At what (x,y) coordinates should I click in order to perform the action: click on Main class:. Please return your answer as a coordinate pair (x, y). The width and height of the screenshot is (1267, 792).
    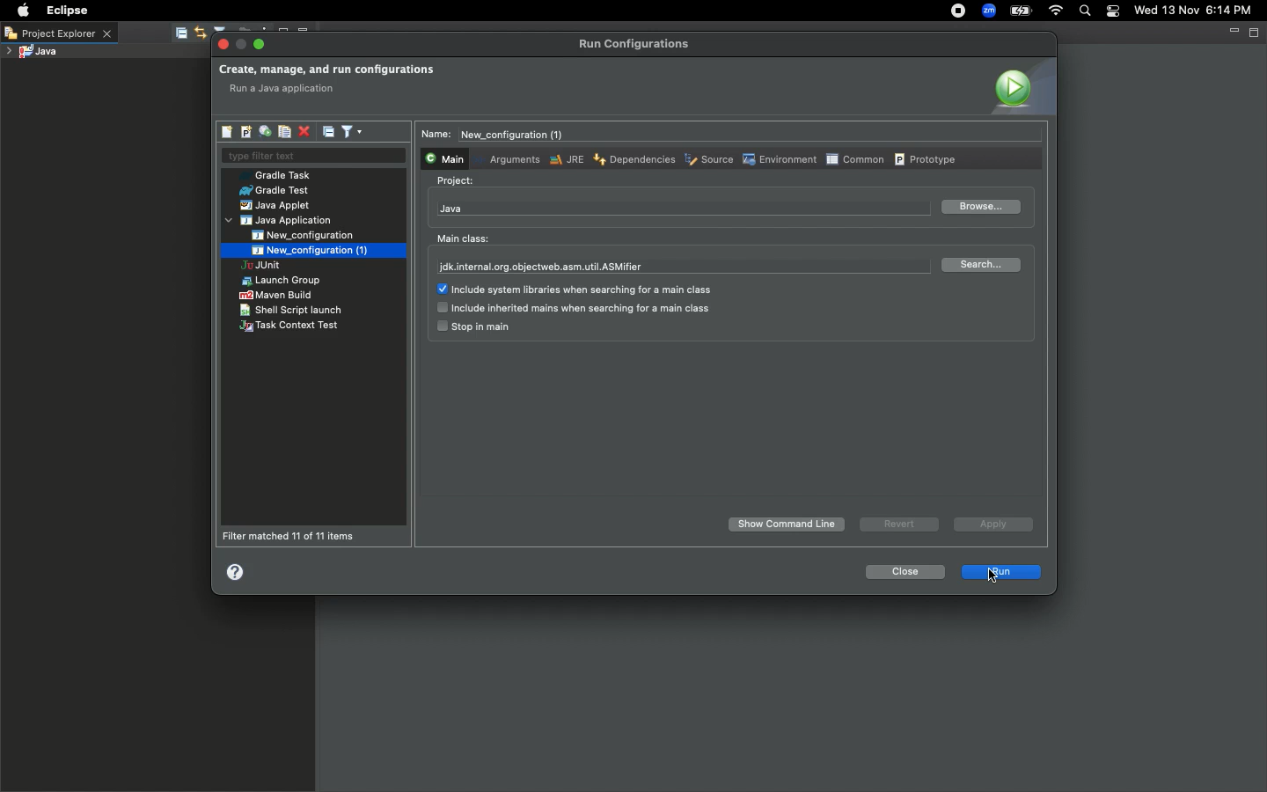
    Looking at the image, I should click on (463, 238).